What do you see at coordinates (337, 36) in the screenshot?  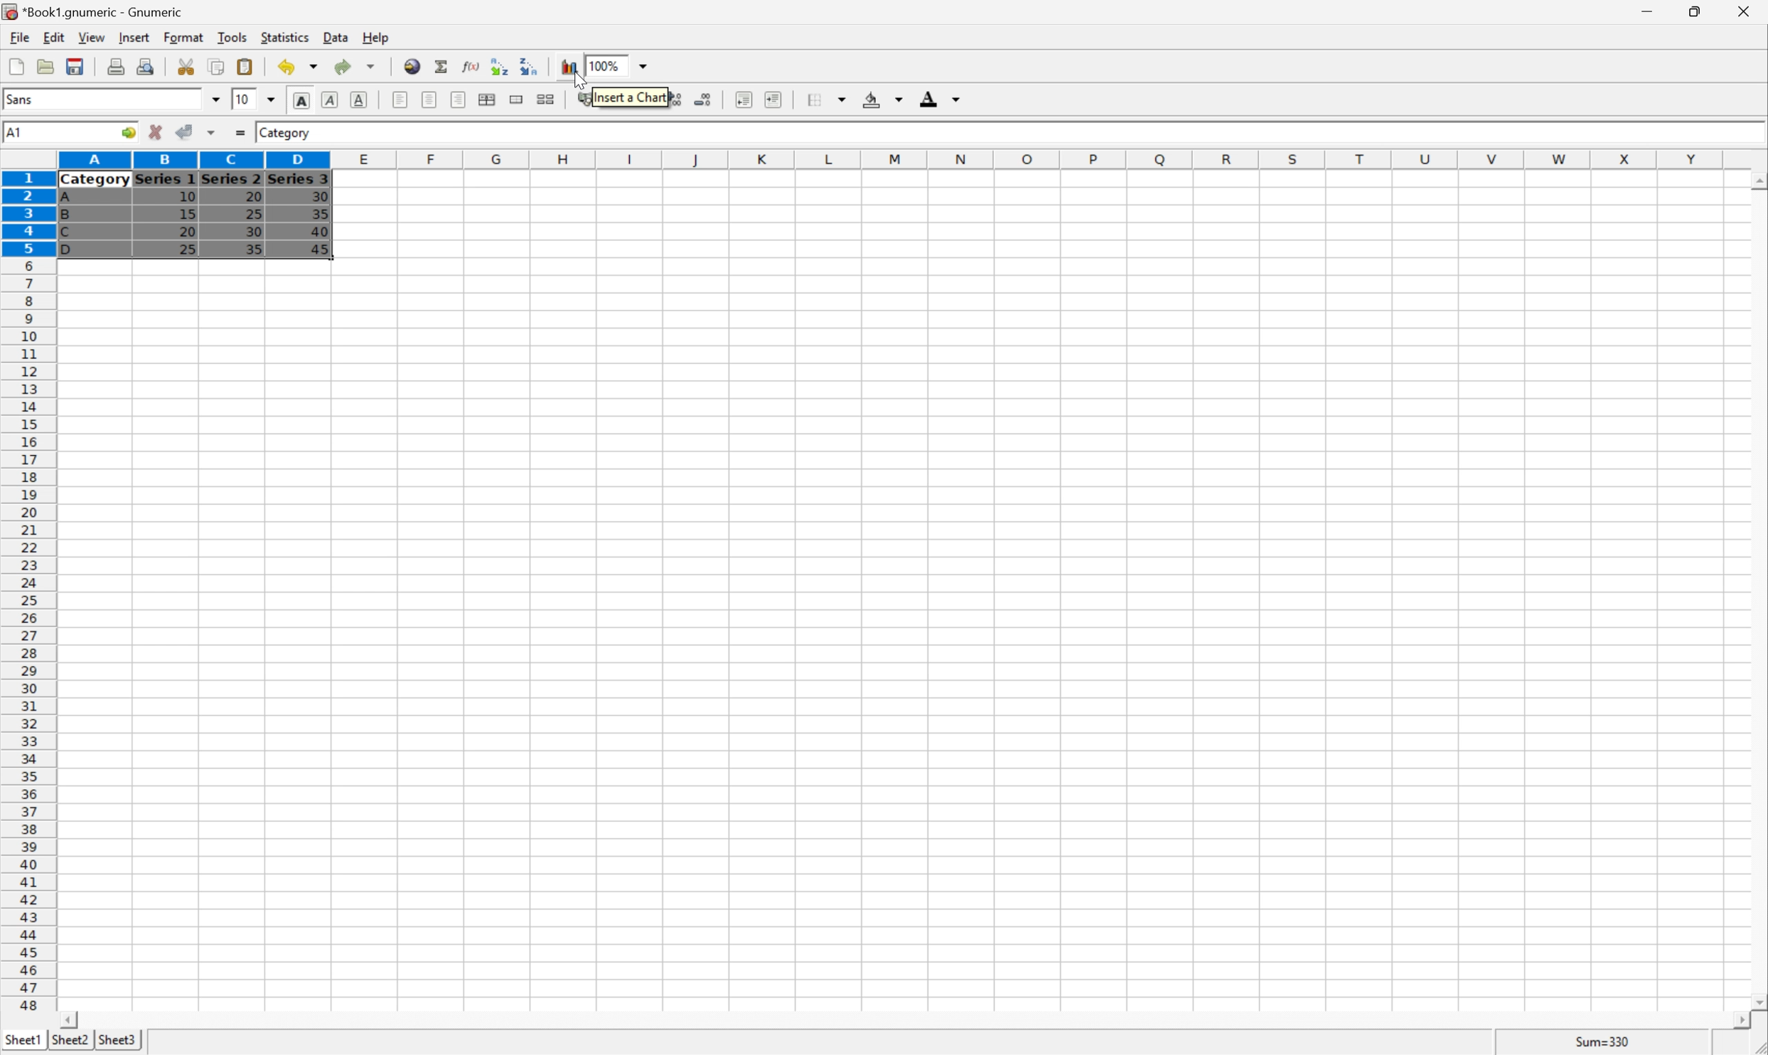 I see `Data` at bounding box center [337, 36].